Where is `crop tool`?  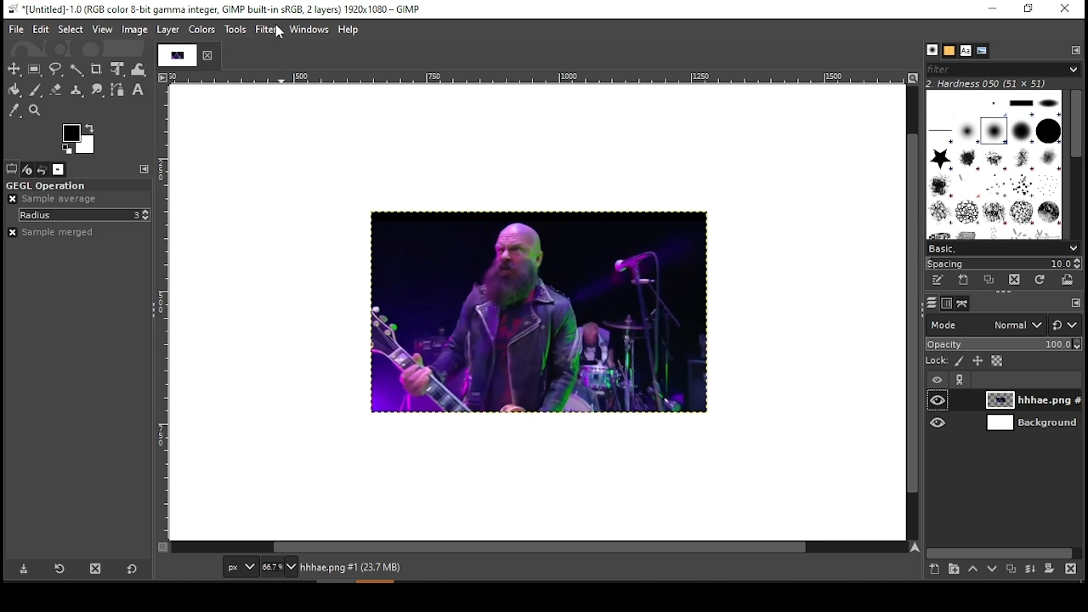
crop tool is located at coordinates (97, 69).